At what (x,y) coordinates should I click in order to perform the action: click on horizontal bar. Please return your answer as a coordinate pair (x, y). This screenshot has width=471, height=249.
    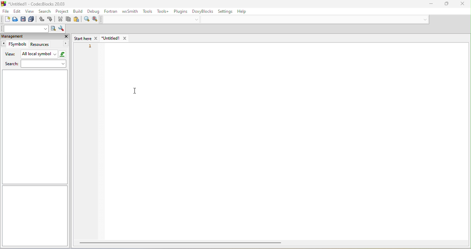
    Looking at the image, I should click on (182, 243).